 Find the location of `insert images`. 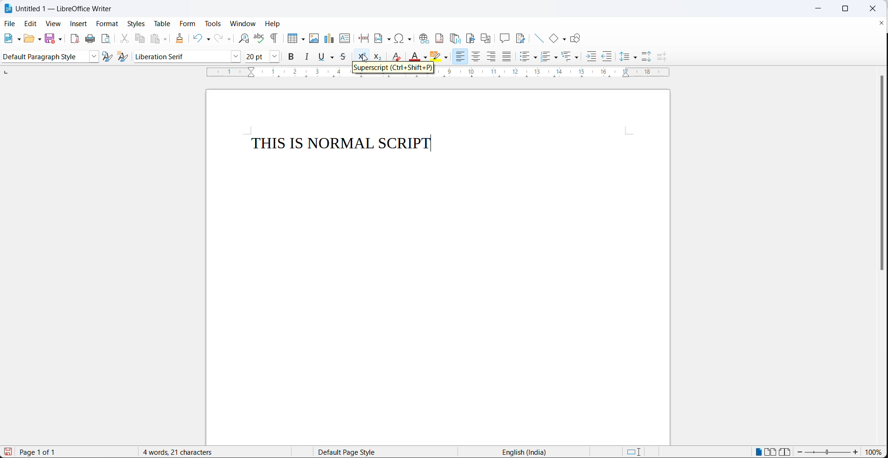

insert images is located at coordinates (314, 38).